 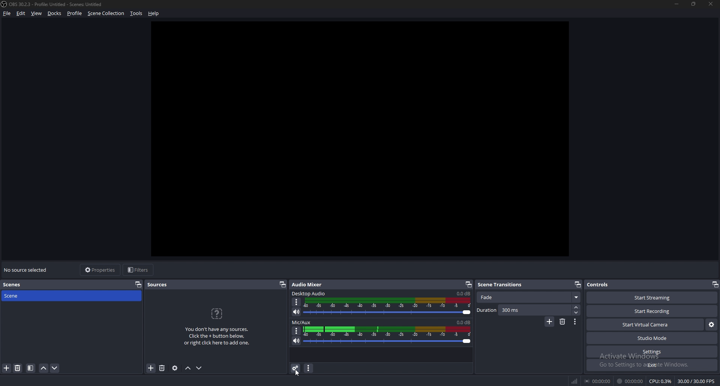 What do you see at coordinates (295, 341) in the screenshot?
I see `mute` at bounding box center [295, 341].